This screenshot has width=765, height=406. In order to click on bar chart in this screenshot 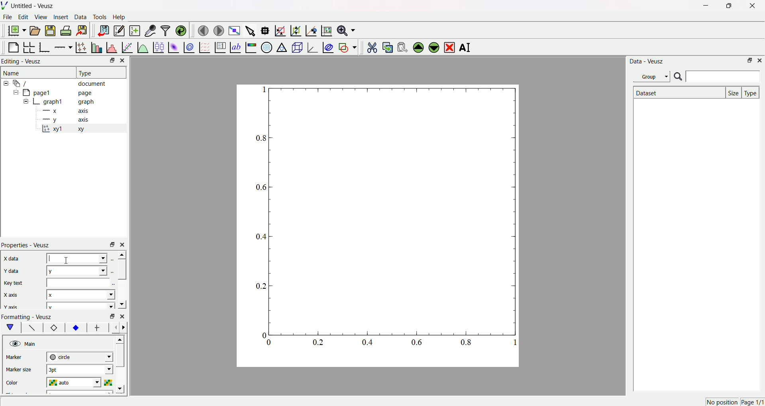, I will do `click(96, 46)`.